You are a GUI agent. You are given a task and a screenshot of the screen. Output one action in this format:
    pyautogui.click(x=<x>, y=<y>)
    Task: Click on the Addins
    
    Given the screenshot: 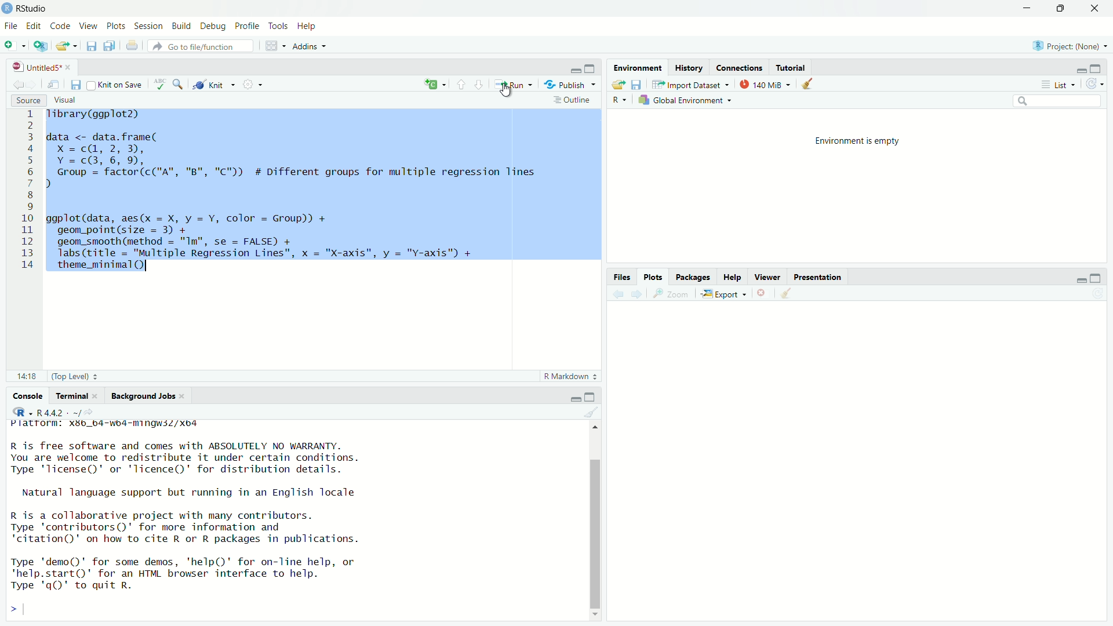 What is the action you would take?
    pyautogui.click(x=312, y=45)
    